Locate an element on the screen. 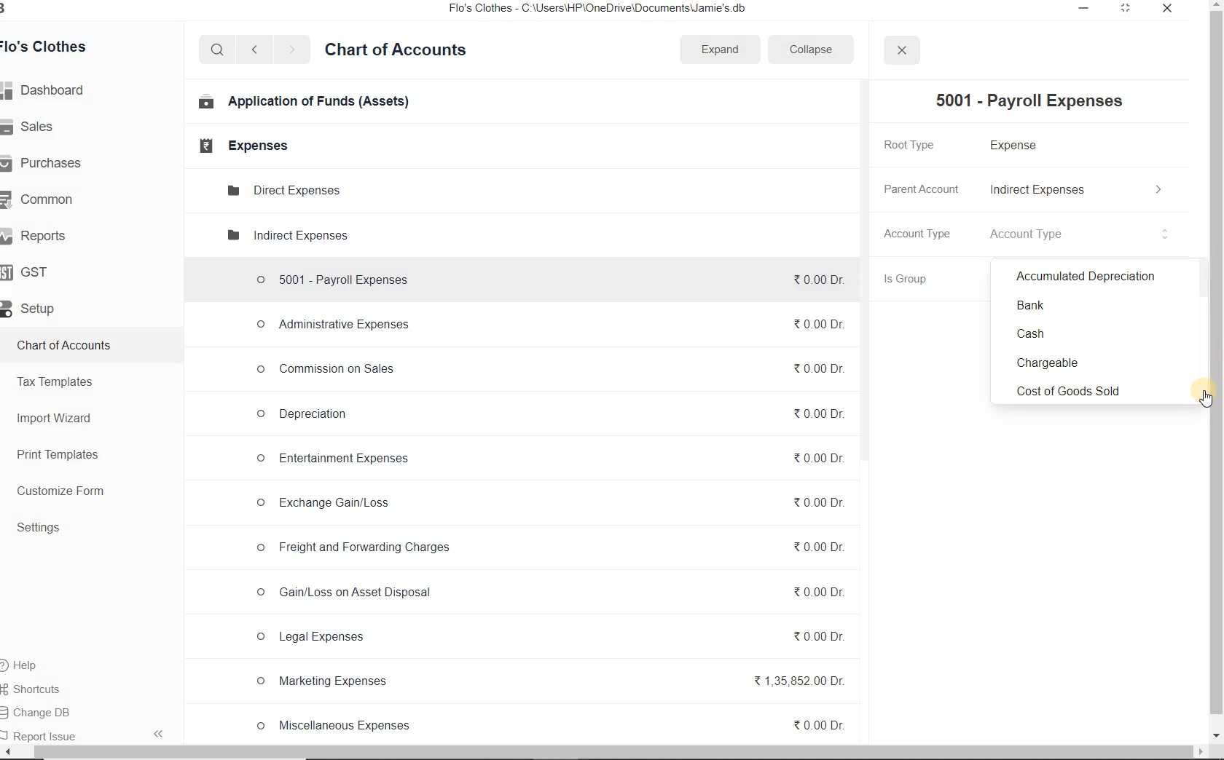 The width and height of the screenshot is (1224, 760). © Marketing Expenses %1,35,852.00 Dr. is located at coordinates (552, 682).